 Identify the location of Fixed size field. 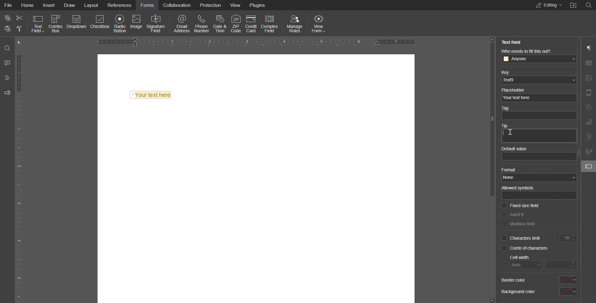
(526, 206).